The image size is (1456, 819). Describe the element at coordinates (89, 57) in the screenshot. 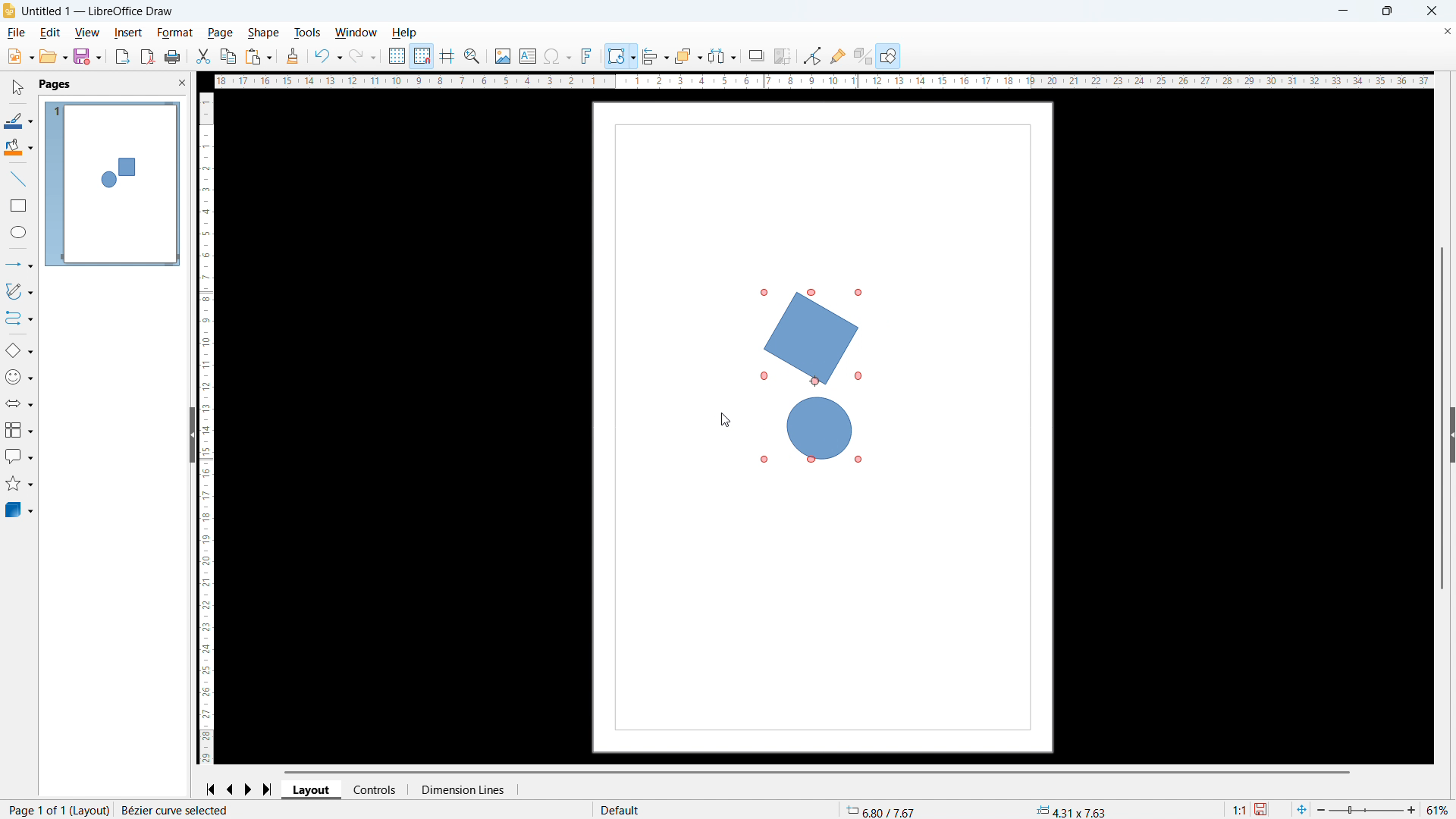

I see `save ` at that location.